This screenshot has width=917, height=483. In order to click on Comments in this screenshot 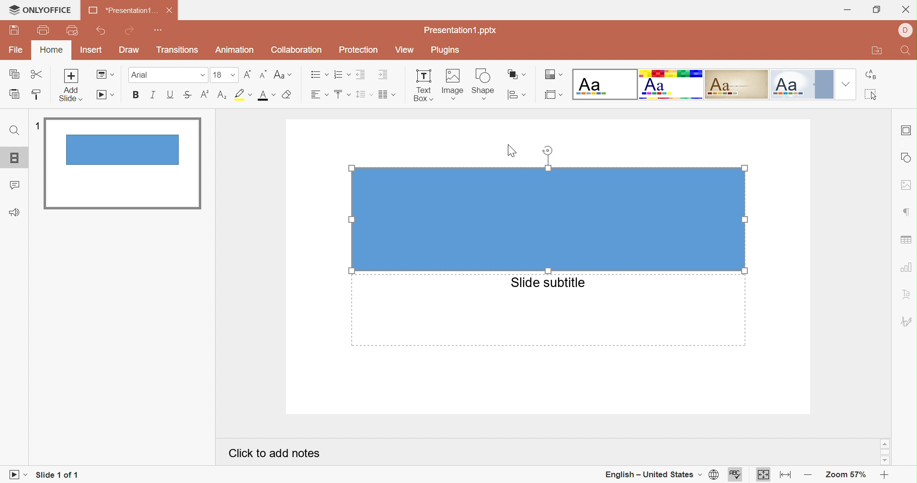, I will do `click(14, 186)`.